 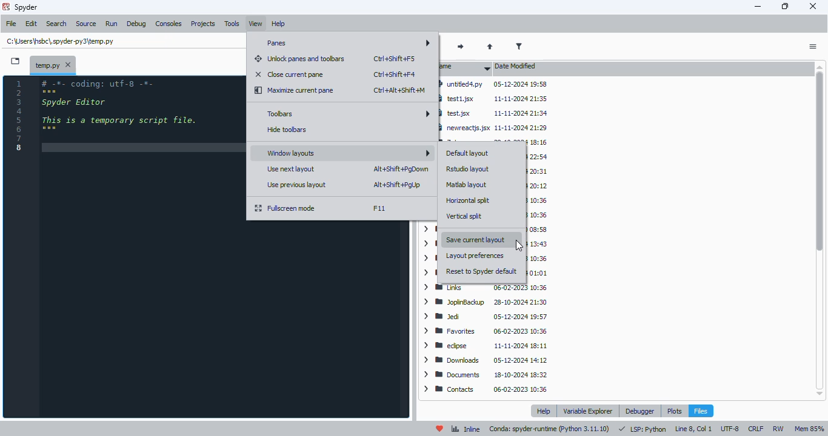 What do you see at coordinates (486, 302) in the screenshot?
I see `JoplinBackup` at bounding box center [486, 302].